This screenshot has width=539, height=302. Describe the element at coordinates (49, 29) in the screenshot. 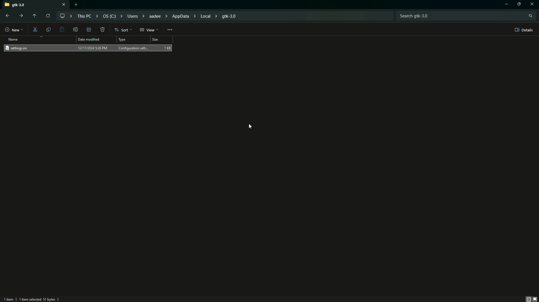

I see `Copy` at that location.